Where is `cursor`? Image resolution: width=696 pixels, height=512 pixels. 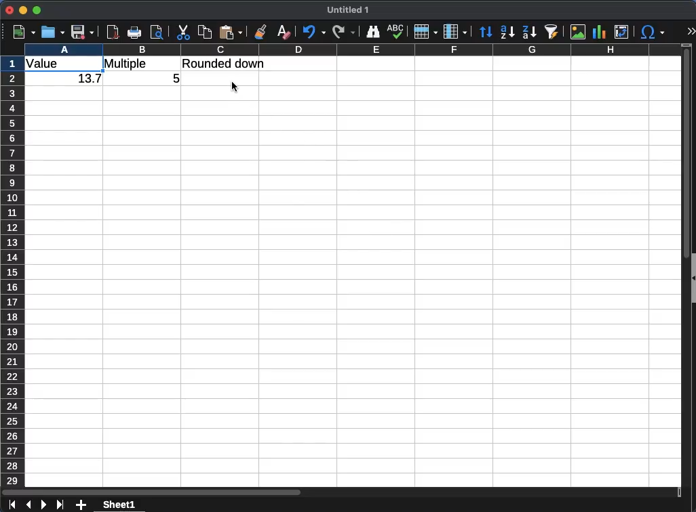 cursor is located at coordinates (235, 86).